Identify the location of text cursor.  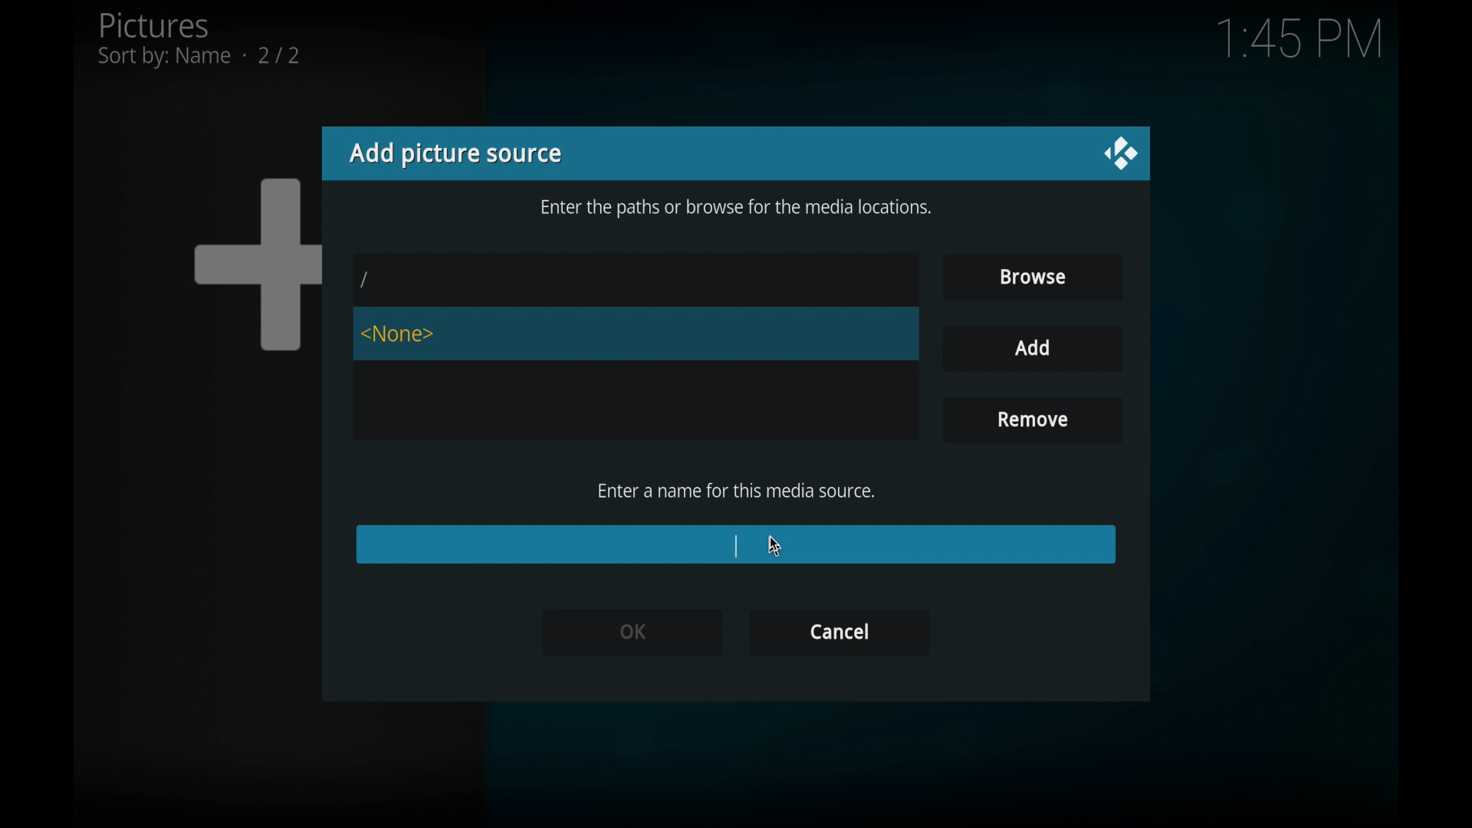
(736, 545).